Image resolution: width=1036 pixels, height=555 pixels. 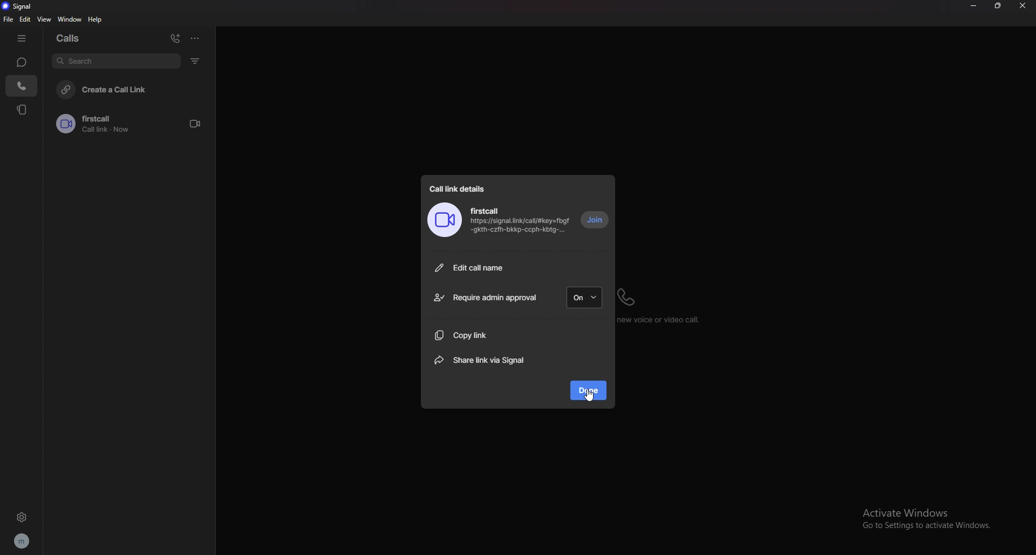 I want to click on calls, so click(x=22, y=86).